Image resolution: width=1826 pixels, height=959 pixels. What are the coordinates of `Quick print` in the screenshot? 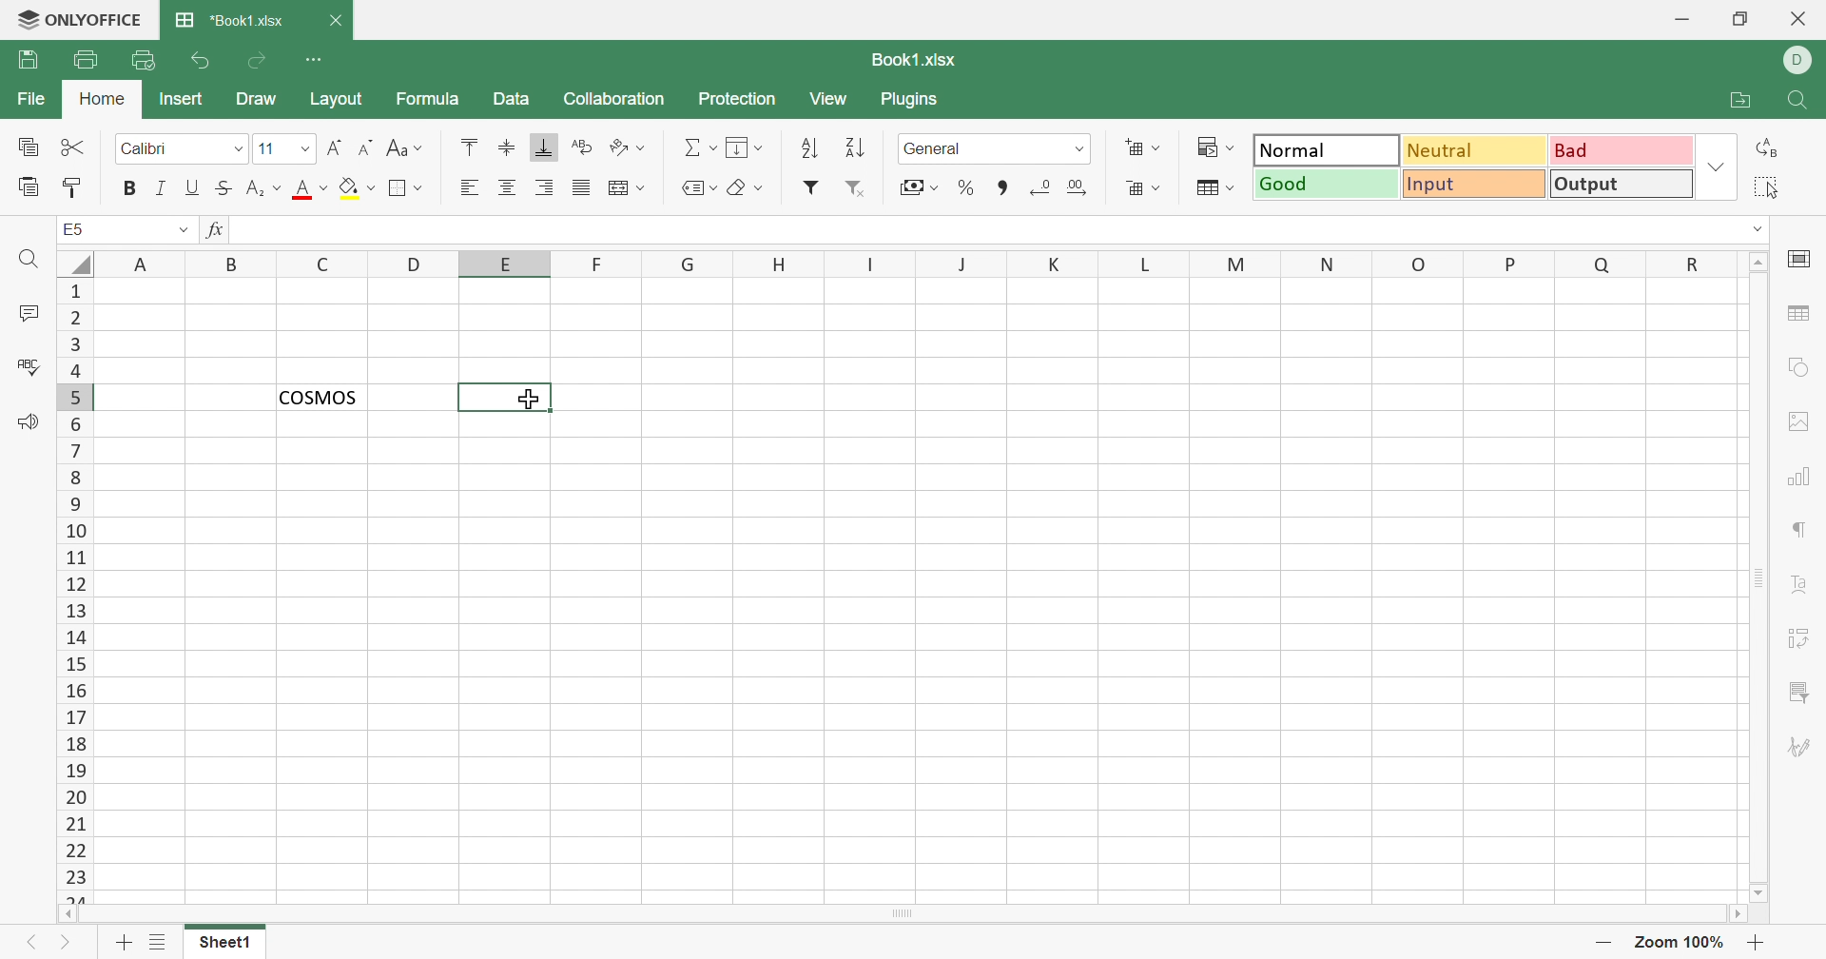 It's located at (144, 63).